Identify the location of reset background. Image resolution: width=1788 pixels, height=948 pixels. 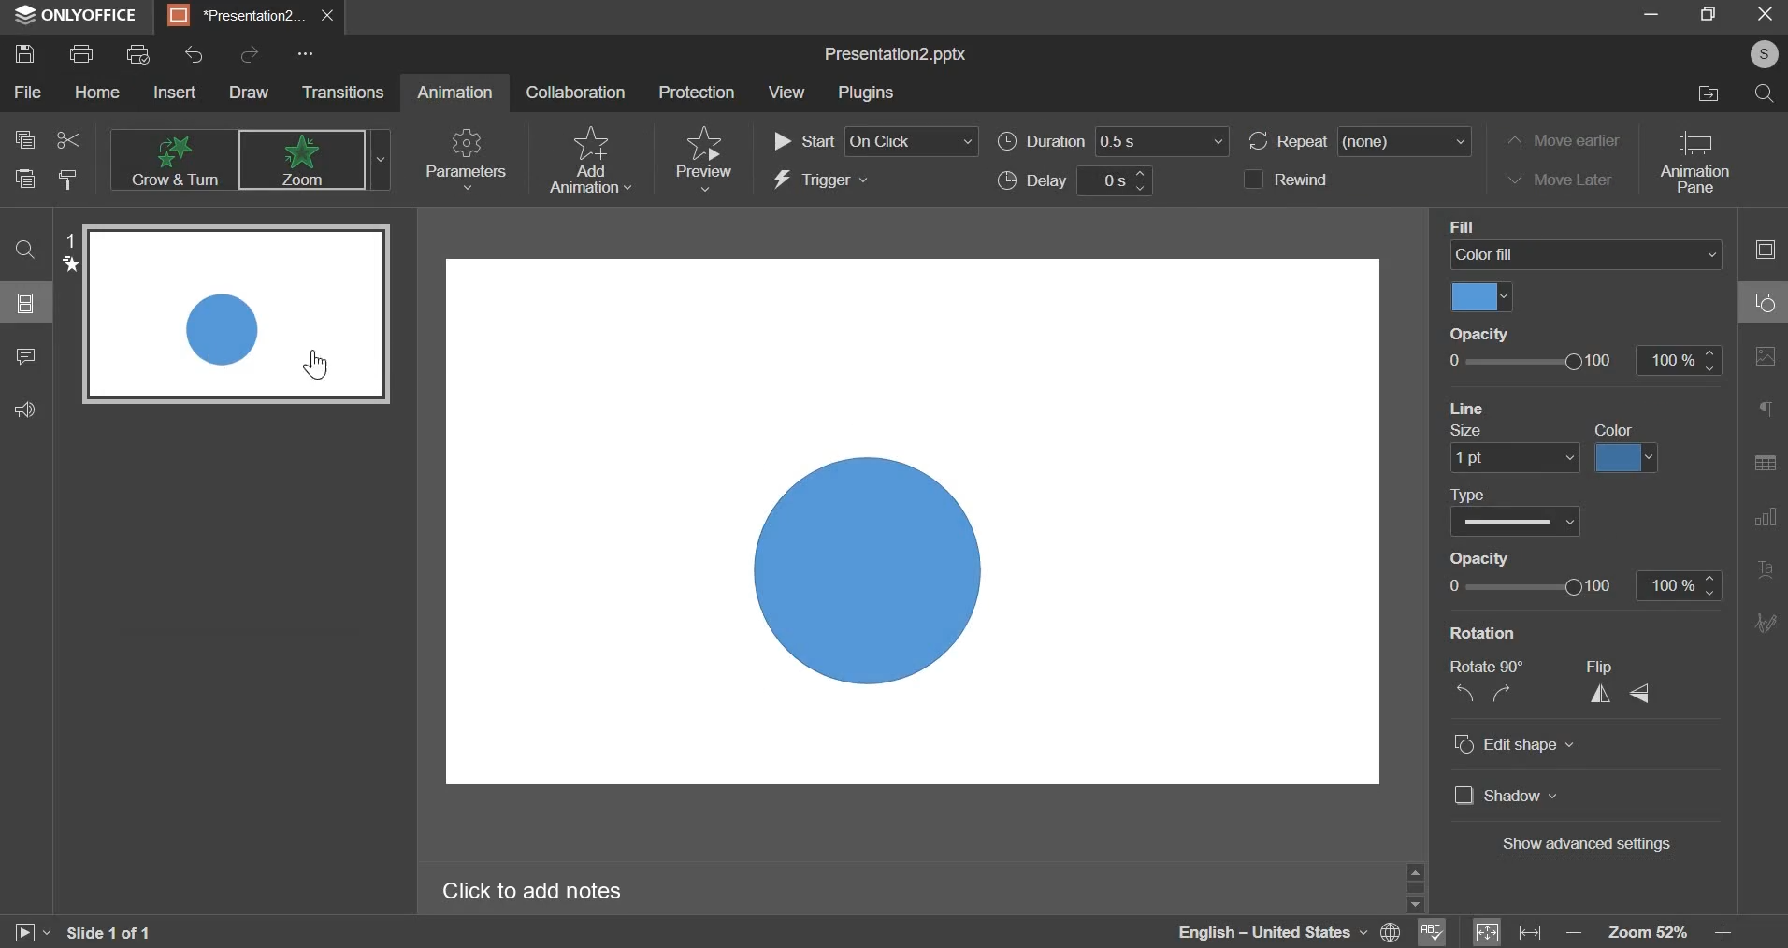
(1537, 408).